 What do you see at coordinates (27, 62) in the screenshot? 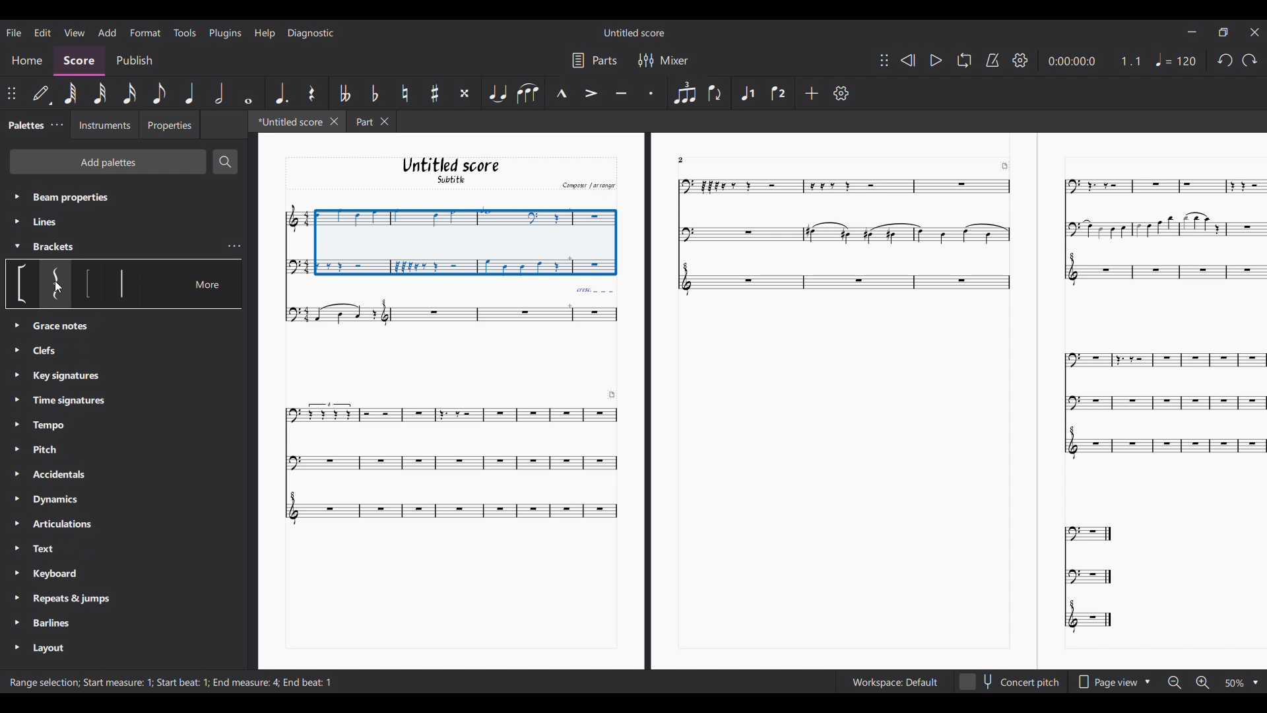
I see `Home ` at bounding box center [27, 62].